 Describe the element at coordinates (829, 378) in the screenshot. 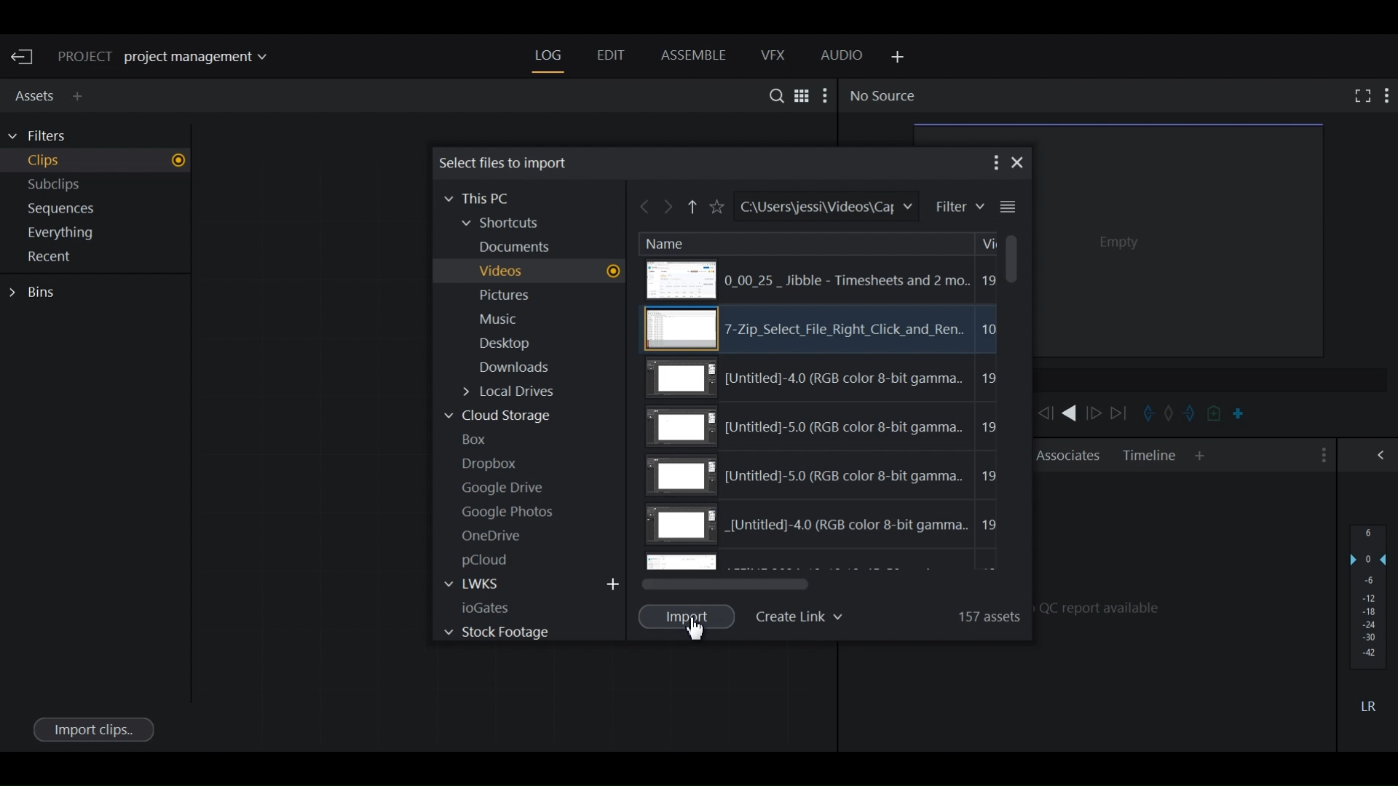

I see `RGB color` at that location.